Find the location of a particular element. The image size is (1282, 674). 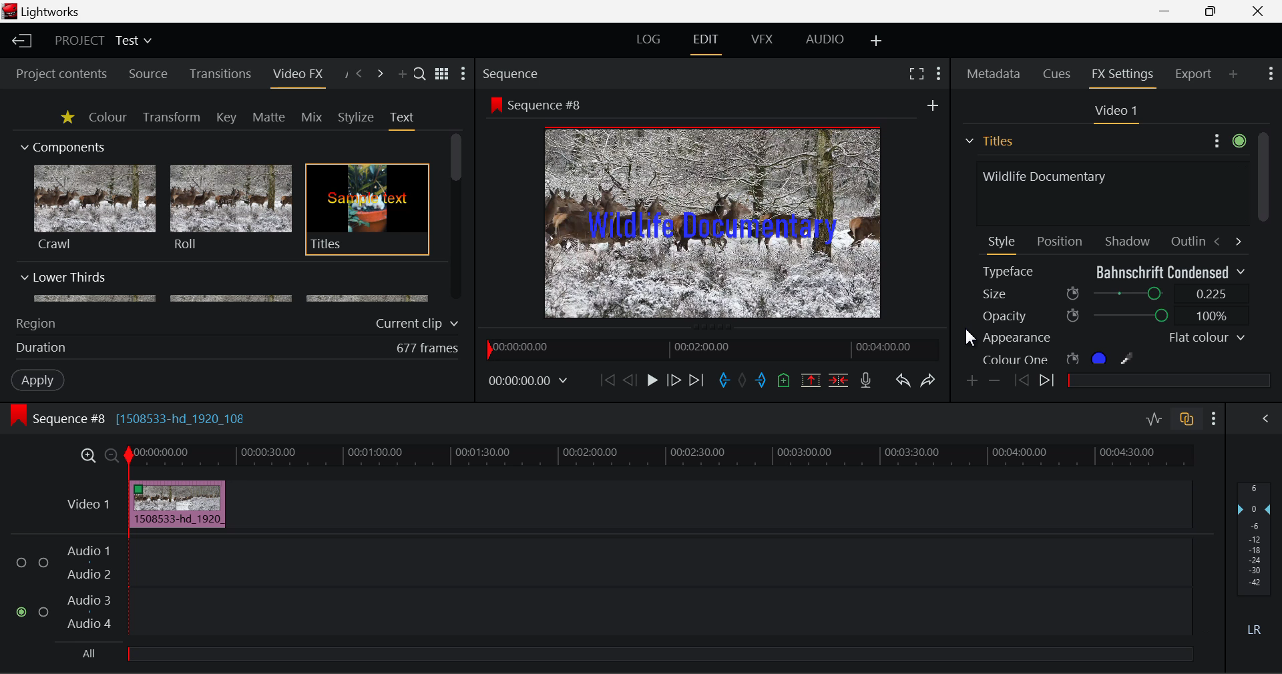

Text Tab Open is located at coordinates (405, 120).